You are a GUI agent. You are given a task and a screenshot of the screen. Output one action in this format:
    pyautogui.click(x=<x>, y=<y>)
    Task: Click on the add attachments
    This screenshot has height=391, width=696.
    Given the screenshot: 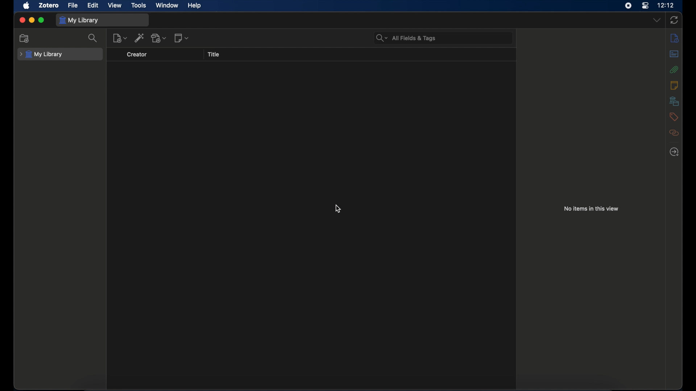 What is the action you would take?
    pyautogui.click(x=159, y=38)
    